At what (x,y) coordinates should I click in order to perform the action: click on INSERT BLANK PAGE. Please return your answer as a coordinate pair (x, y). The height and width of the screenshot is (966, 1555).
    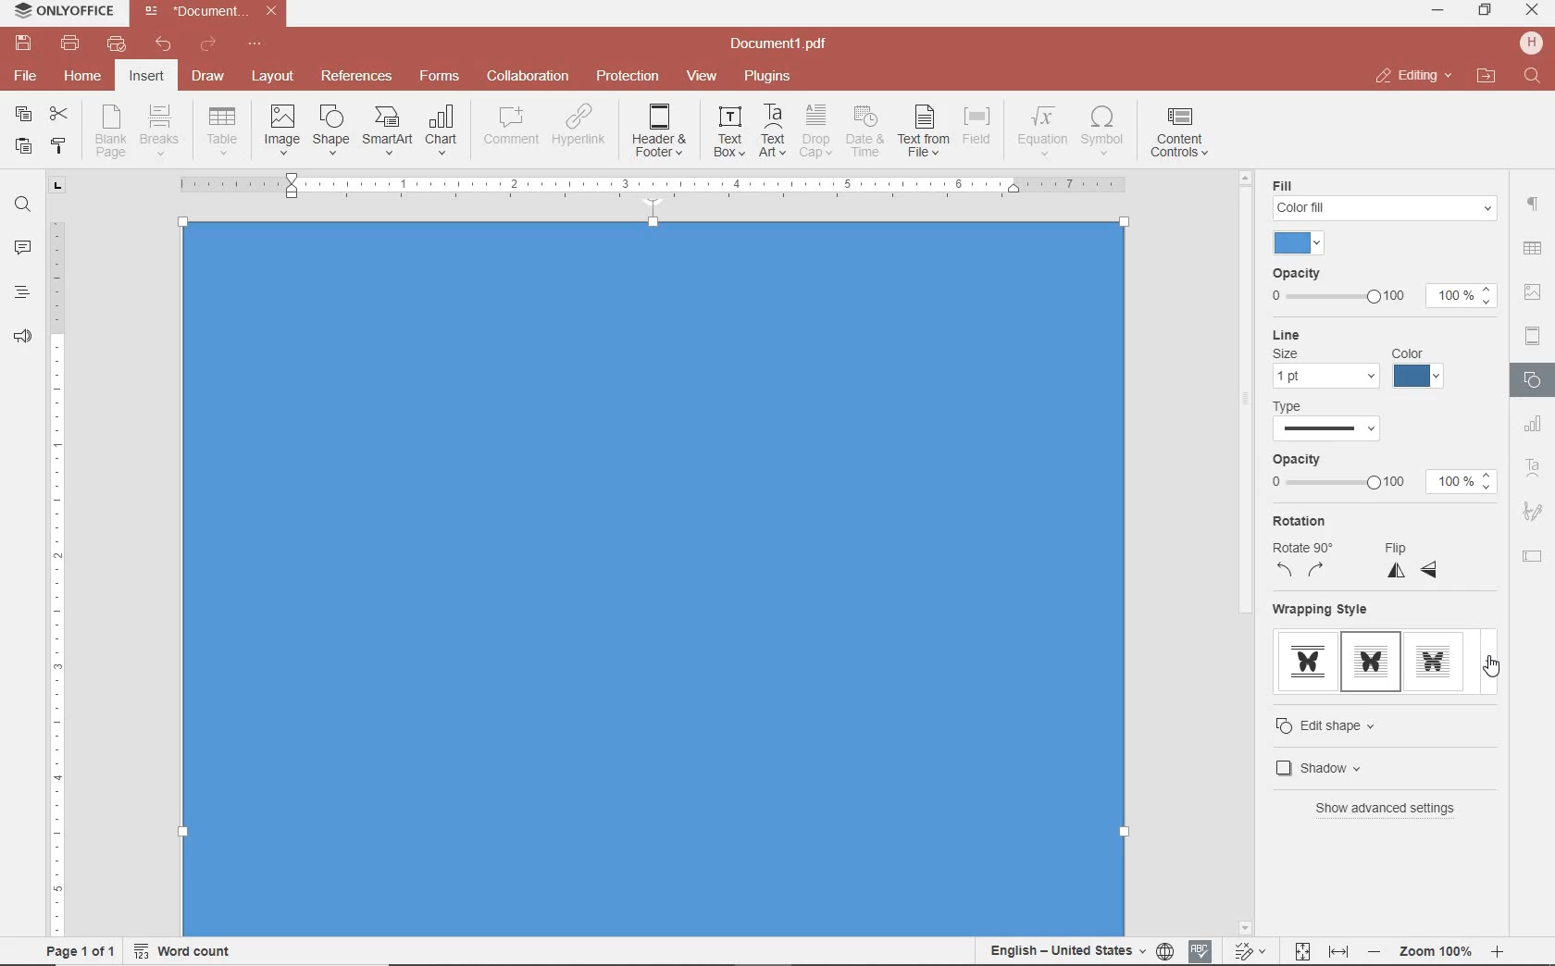
    Looking at the image, I should click on (110, 130).